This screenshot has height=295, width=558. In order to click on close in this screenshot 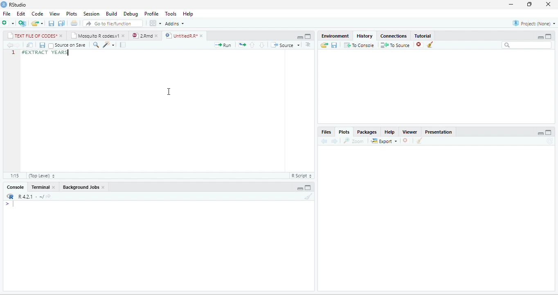, I will do `click(157, 36)`.